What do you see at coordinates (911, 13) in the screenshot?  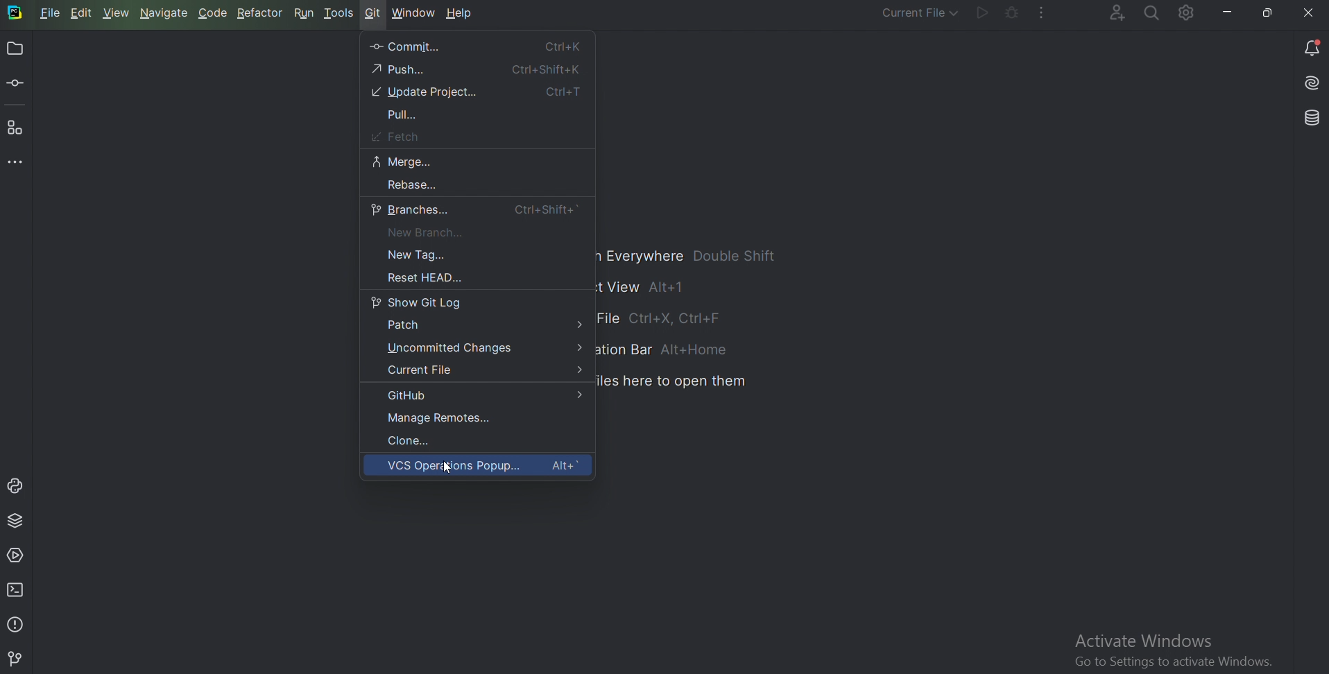 I see `Current file` at bounding box center [911, 13].